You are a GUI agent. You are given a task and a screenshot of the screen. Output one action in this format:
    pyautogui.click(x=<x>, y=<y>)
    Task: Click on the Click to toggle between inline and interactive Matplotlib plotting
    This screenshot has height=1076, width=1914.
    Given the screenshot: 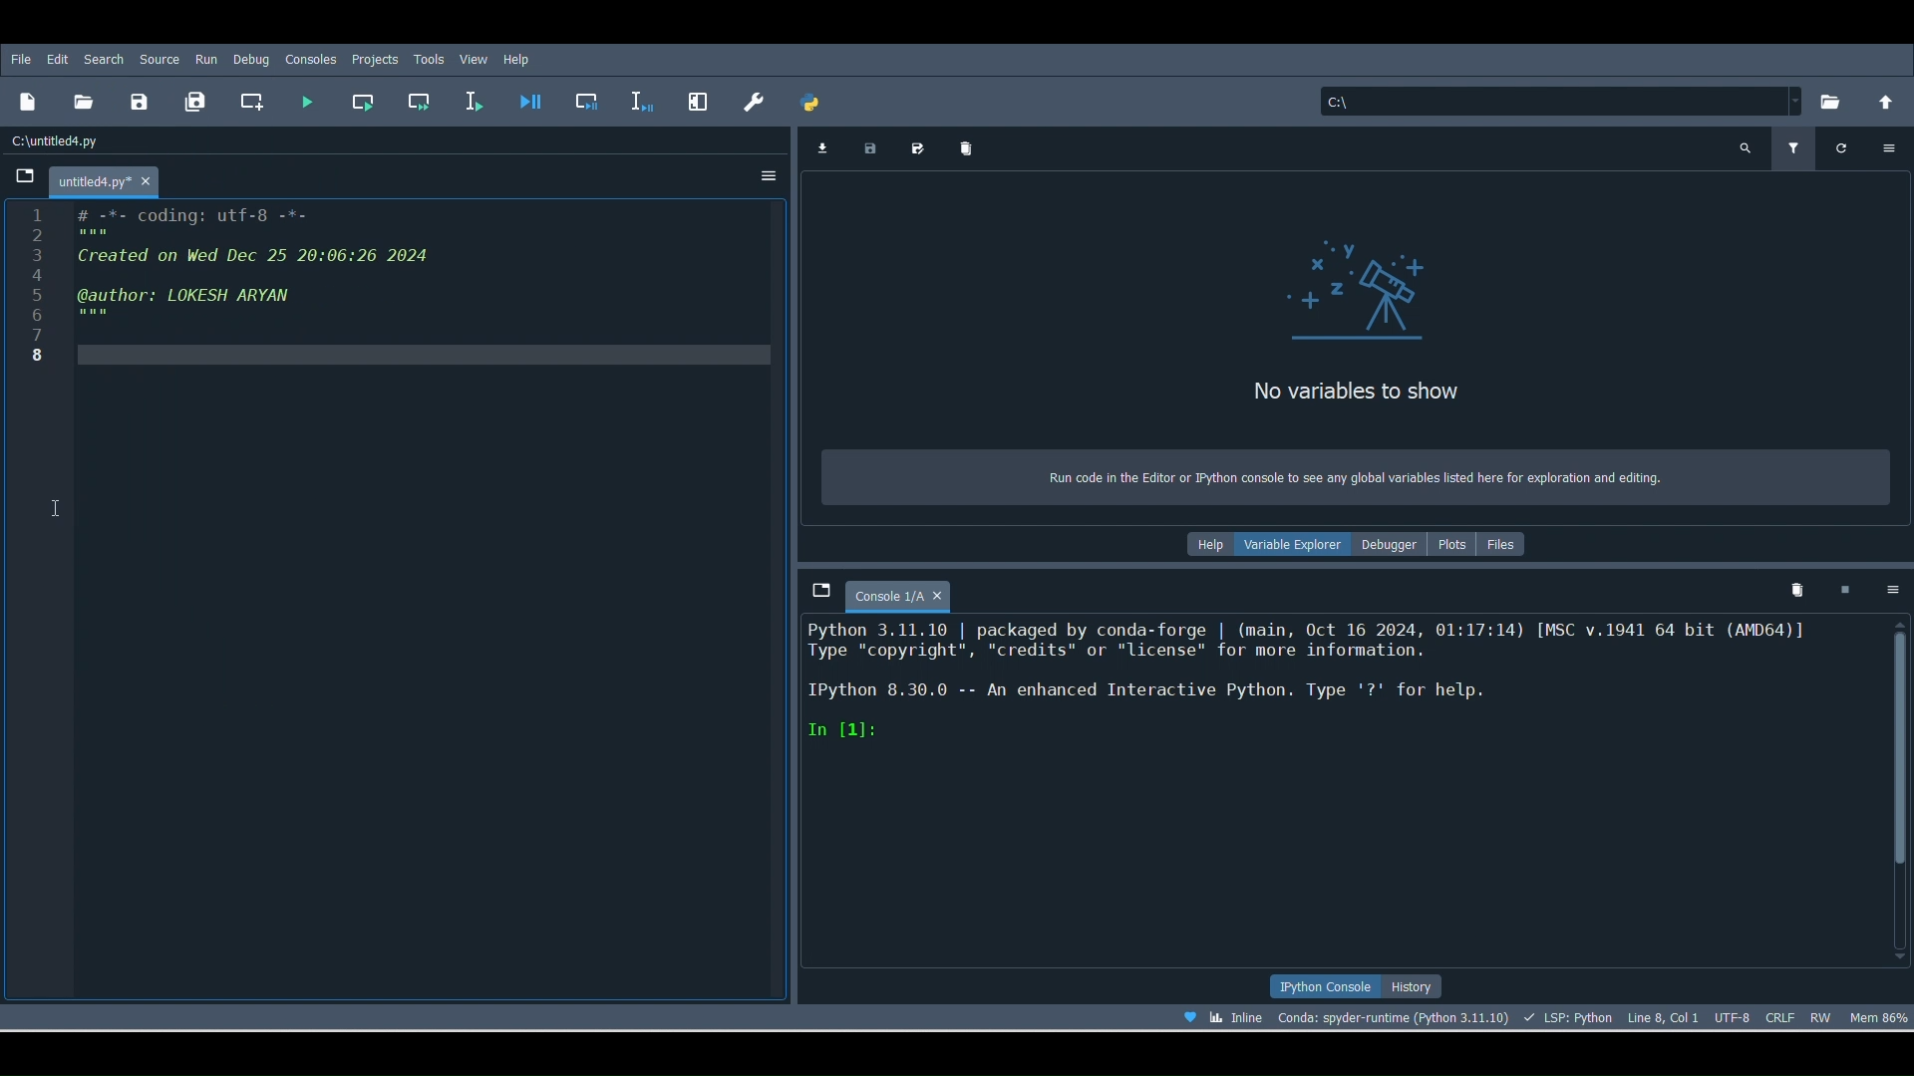 What is the action you would take?
    pyautogui.click(x=1238, y=1017)
    